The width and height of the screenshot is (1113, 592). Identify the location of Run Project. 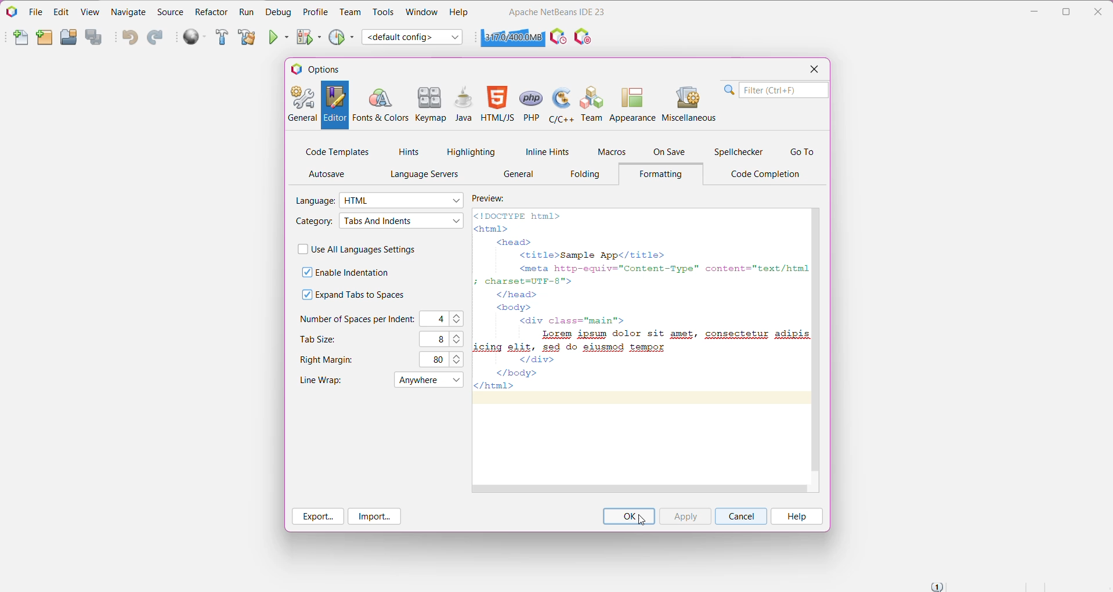
(280, 37).